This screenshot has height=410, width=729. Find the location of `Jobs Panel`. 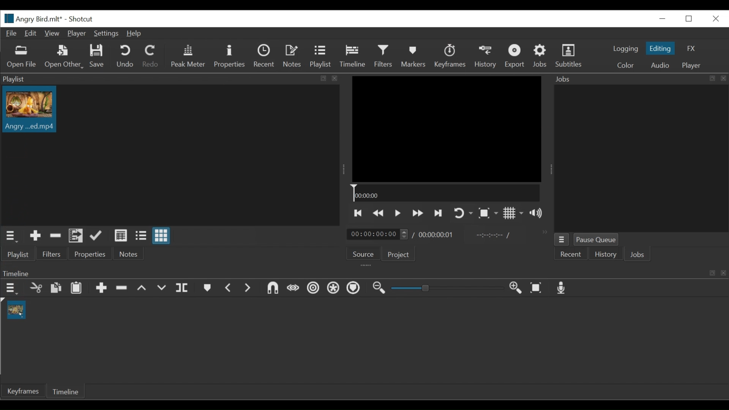

Jobs Panel is located at coordinates (640, 79).